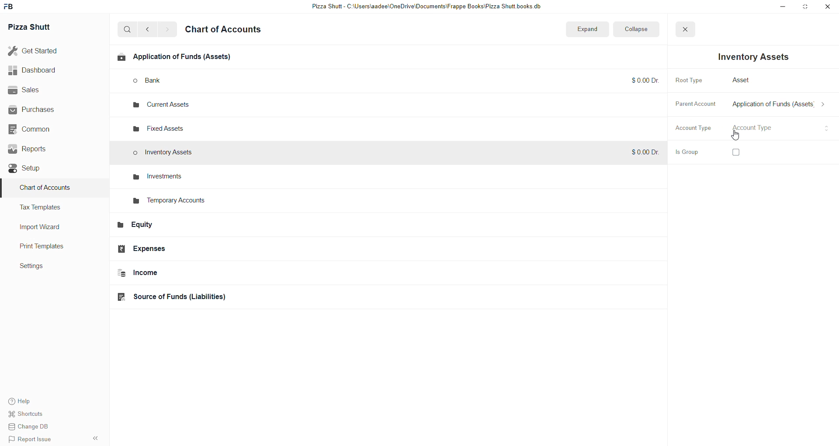 The image size is (839, 446). I want to click on checkbox , so click(733, 155).